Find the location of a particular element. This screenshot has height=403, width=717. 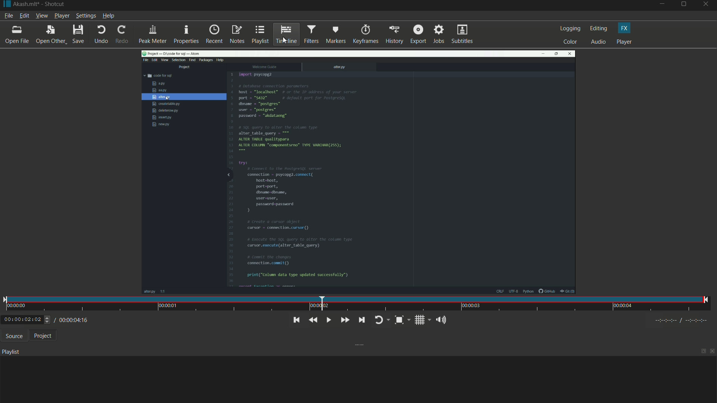

markers is located at coordinates (335, 35).